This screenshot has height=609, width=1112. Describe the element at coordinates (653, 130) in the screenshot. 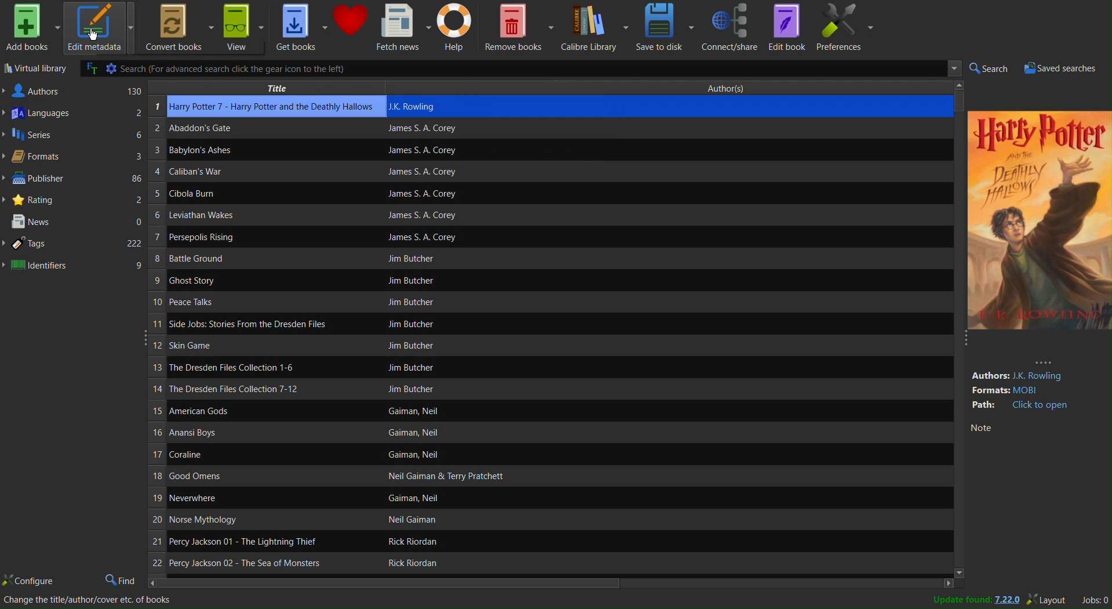

I see `author's name` at that location.